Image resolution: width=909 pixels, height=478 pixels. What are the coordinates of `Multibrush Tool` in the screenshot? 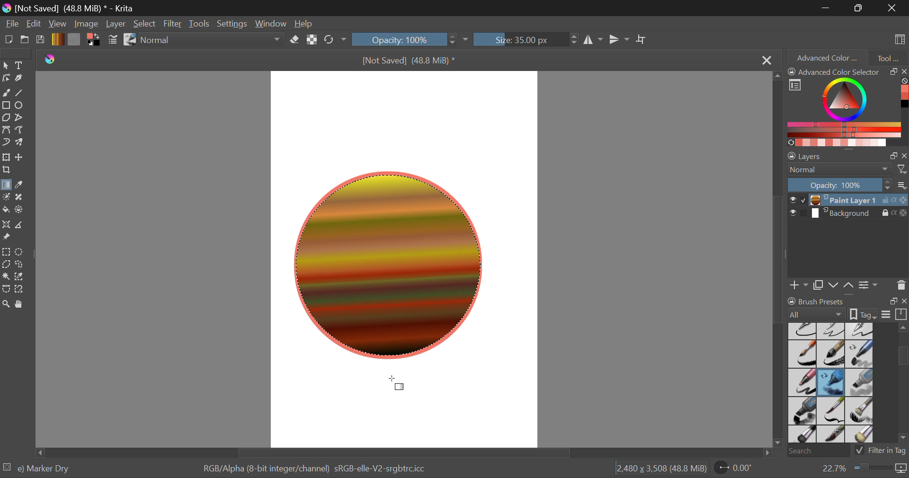 It's located at (22, 143).